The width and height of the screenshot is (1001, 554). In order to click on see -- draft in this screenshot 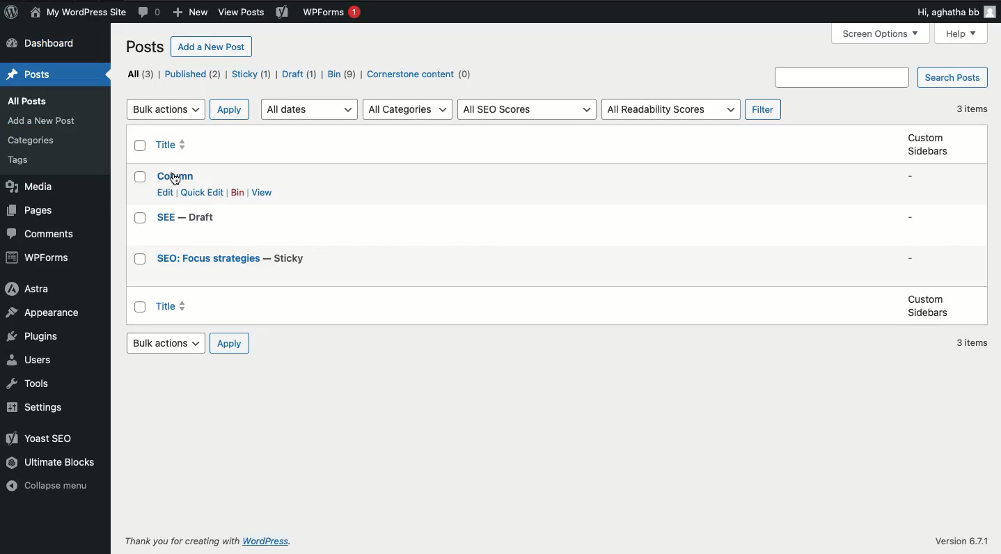, I will do `click(187, 218)`.